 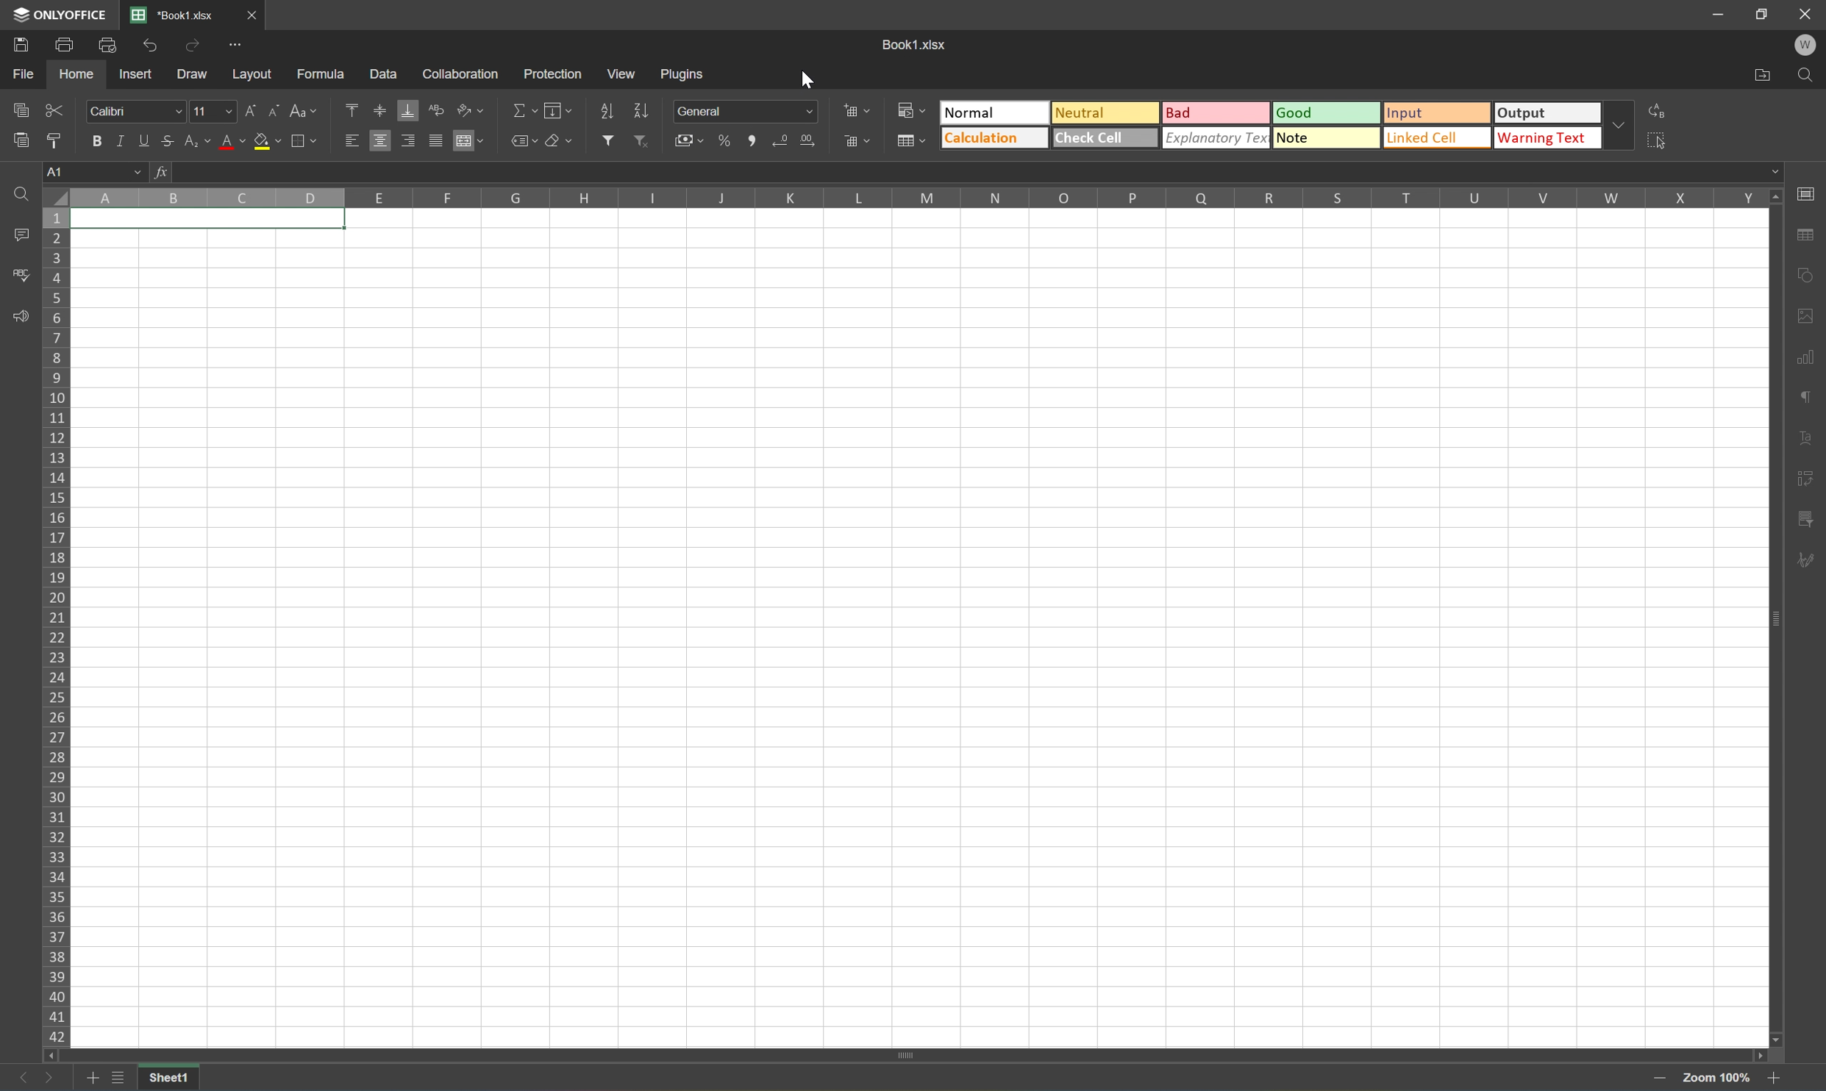 What do you see at coordinates (1661, 112) in the screenshot?
I see `Replace` at bounding box center [1661, 112].